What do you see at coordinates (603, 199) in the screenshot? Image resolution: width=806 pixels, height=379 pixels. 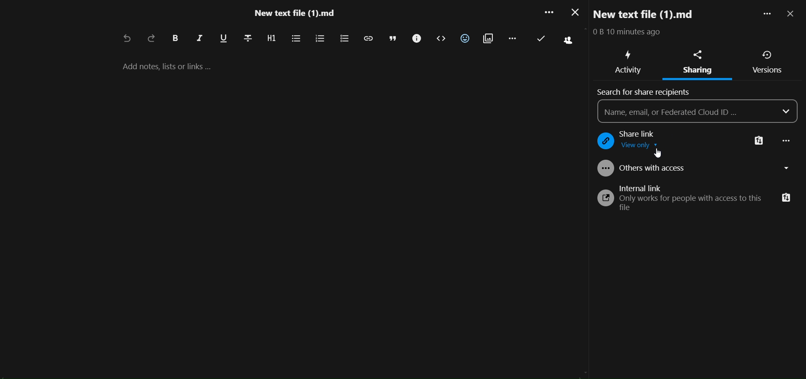 I see `logo` at bounding box center [603, 199].